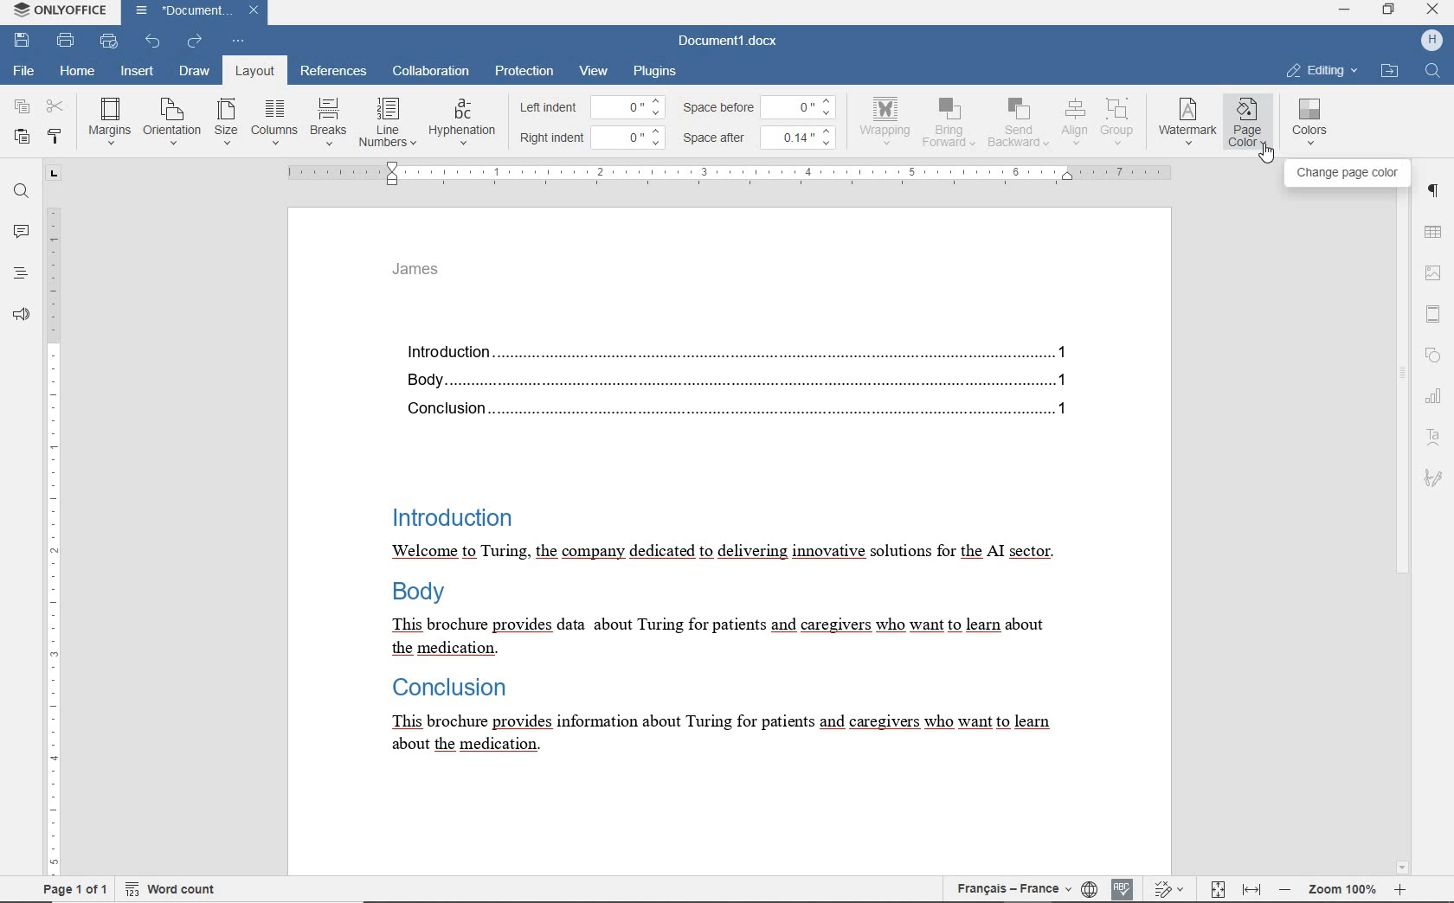 The image size is (1454, 903). I want to click on word count, so click(173, 888).